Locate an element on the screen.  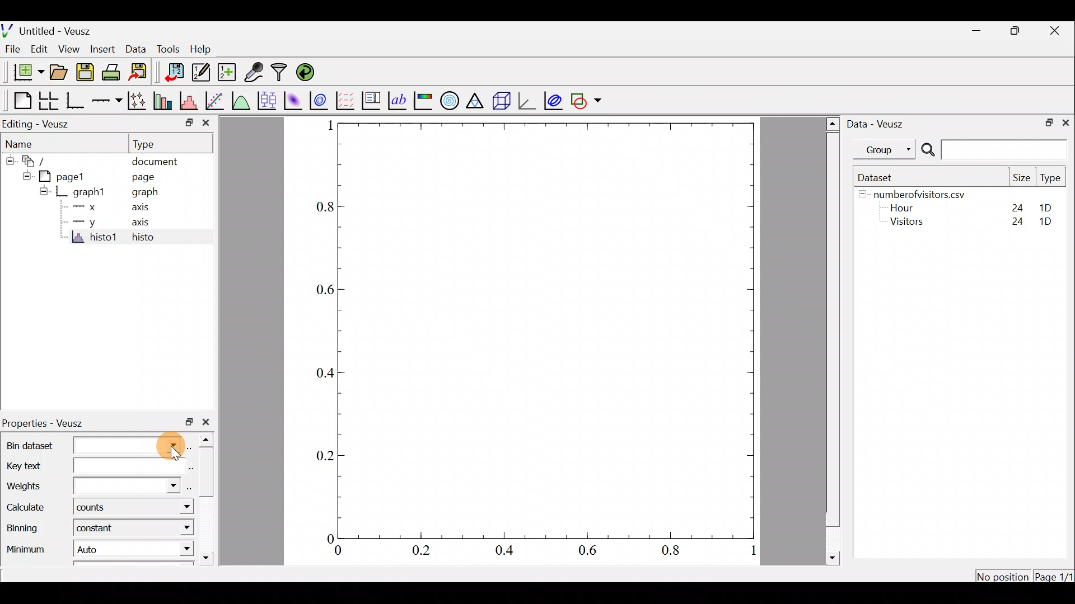
Minimum dropdown is located at coordinates (170, 550).